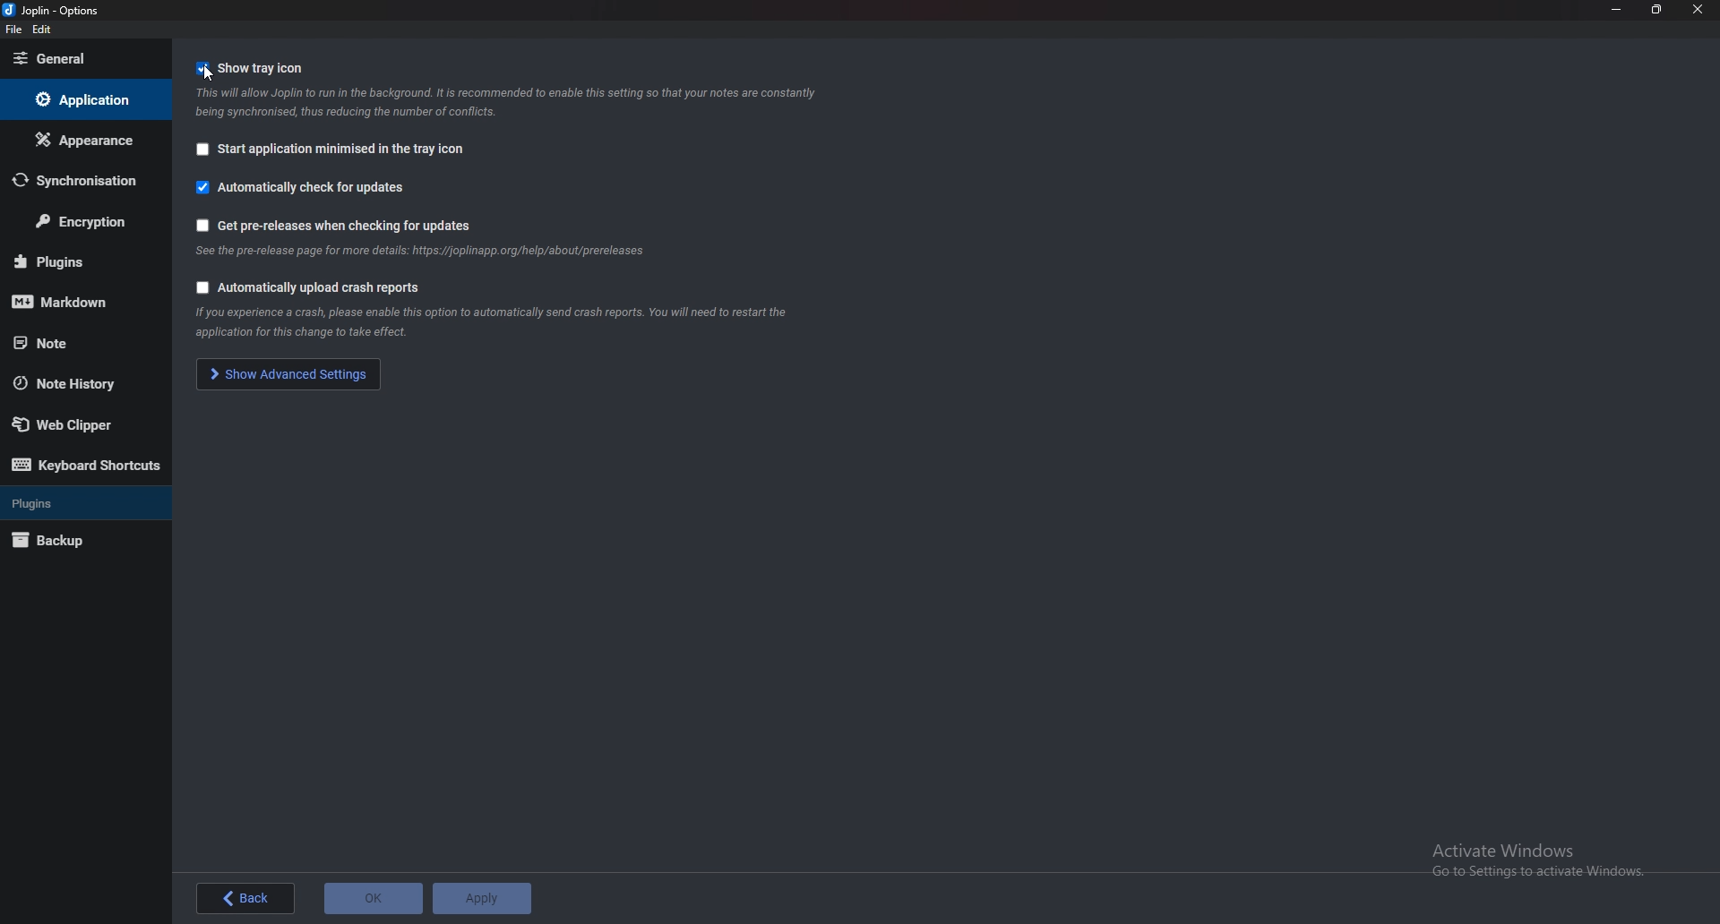  What do you see at coordinates (73, 540) in the screenshot?
I see `Back up` at bounding box center [73, 540].